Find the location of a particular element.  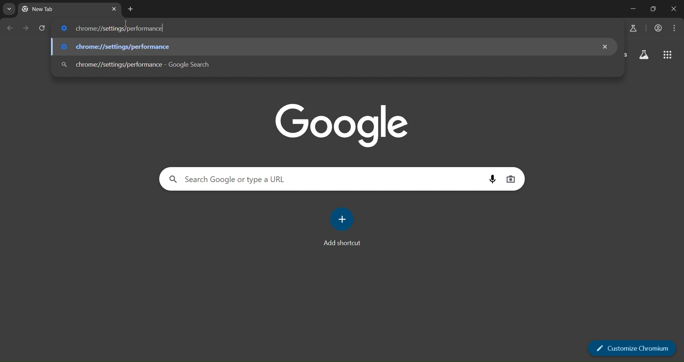

search tabs is located at coordinates (10, 9).